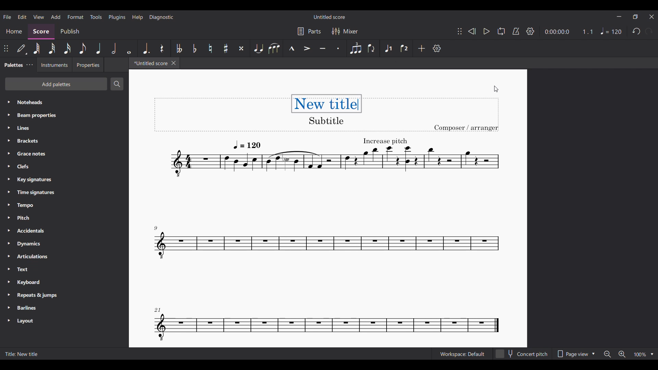 The height and width of the screenshot is (370, 658). Describe the element at coordinates (22, 17) in the screenshot. I see `Edit menu` at that location.